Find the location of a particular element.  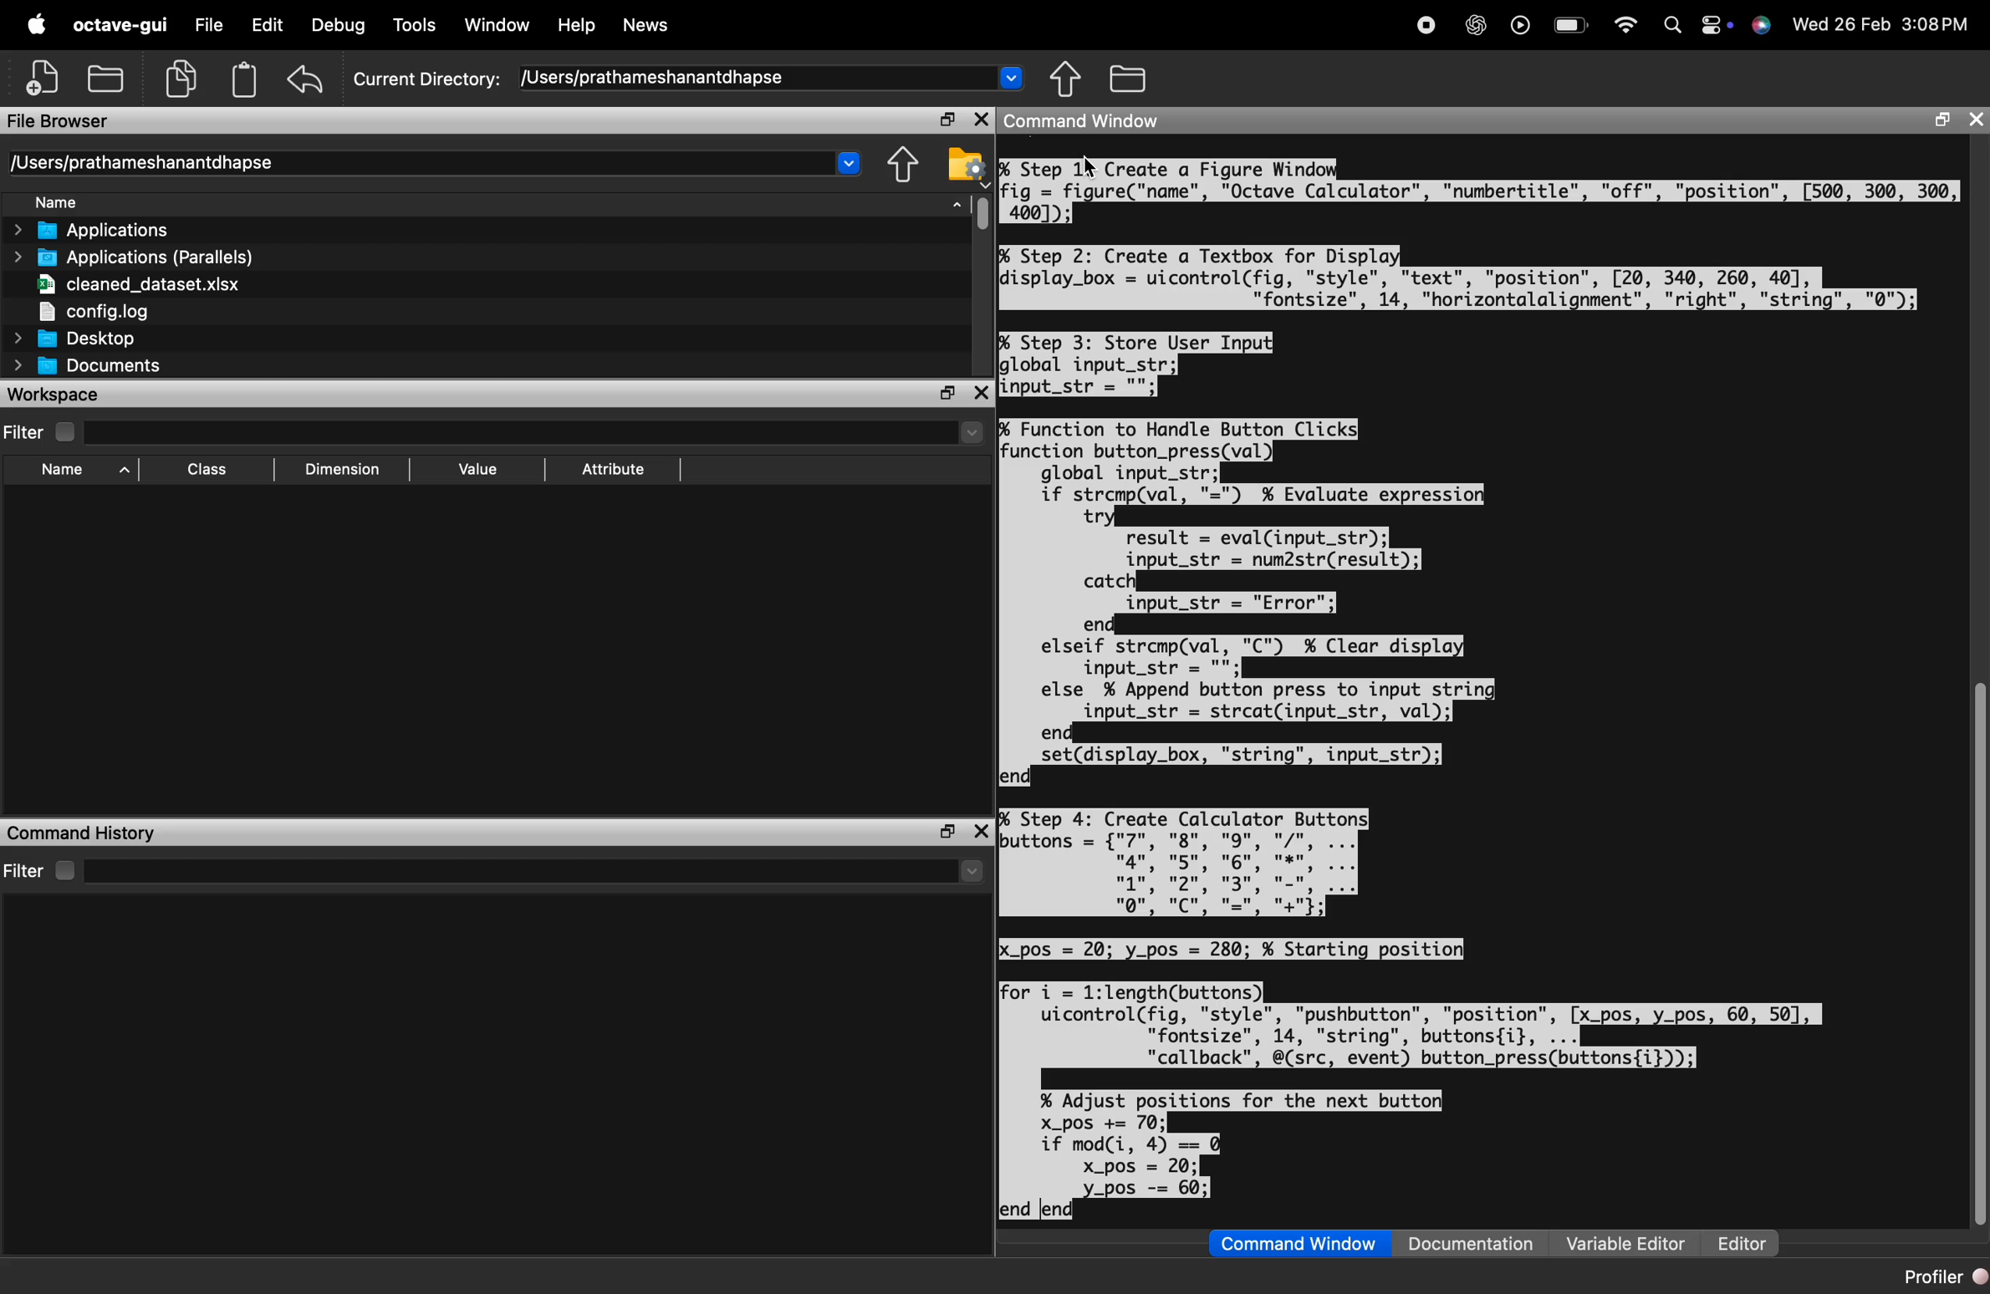

Browse directories is located at coordinates (1064, 78).